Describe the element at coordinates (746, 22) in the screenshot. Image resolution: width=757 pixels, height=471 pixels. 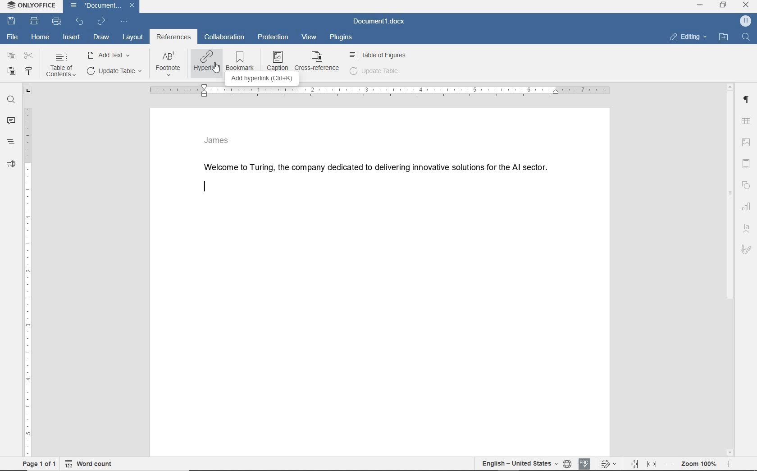
I see `username` at that location.